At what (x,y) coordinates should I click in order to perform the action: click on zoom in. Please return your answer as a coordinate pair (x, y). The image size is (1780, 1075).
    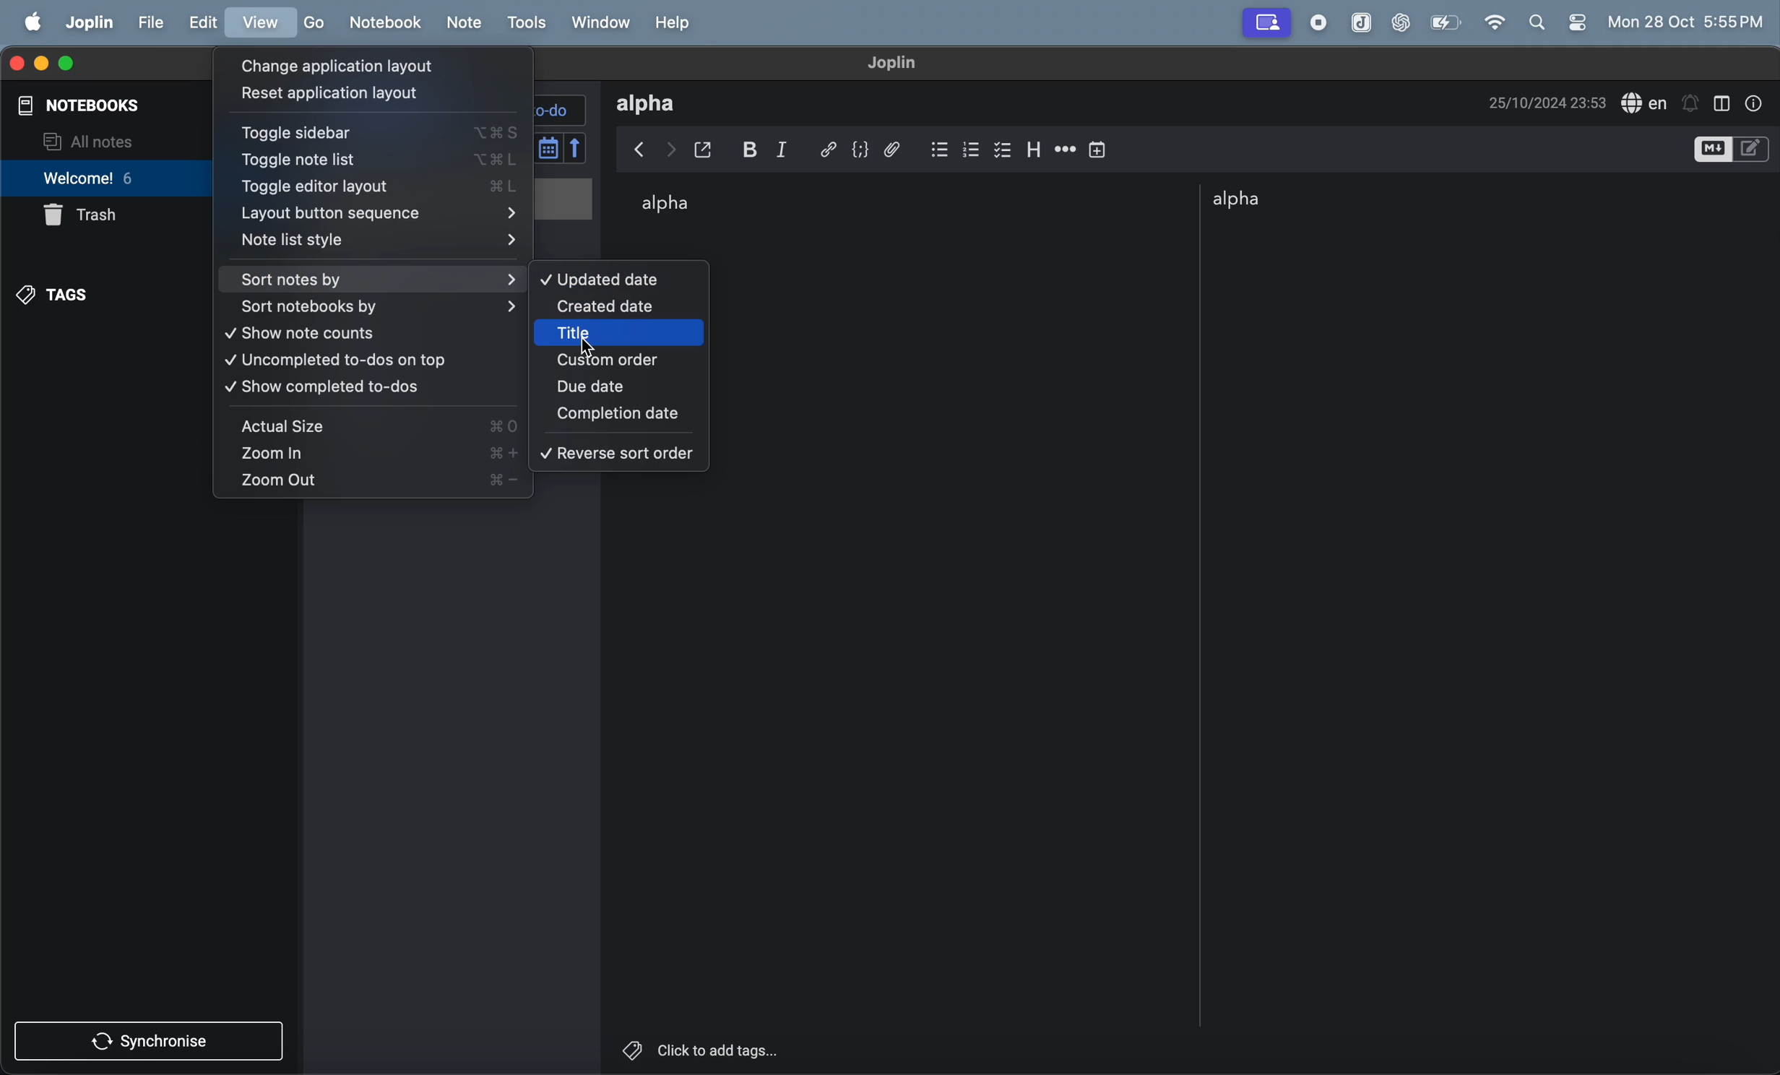
    Looking at the image, I should click on (376, 454).